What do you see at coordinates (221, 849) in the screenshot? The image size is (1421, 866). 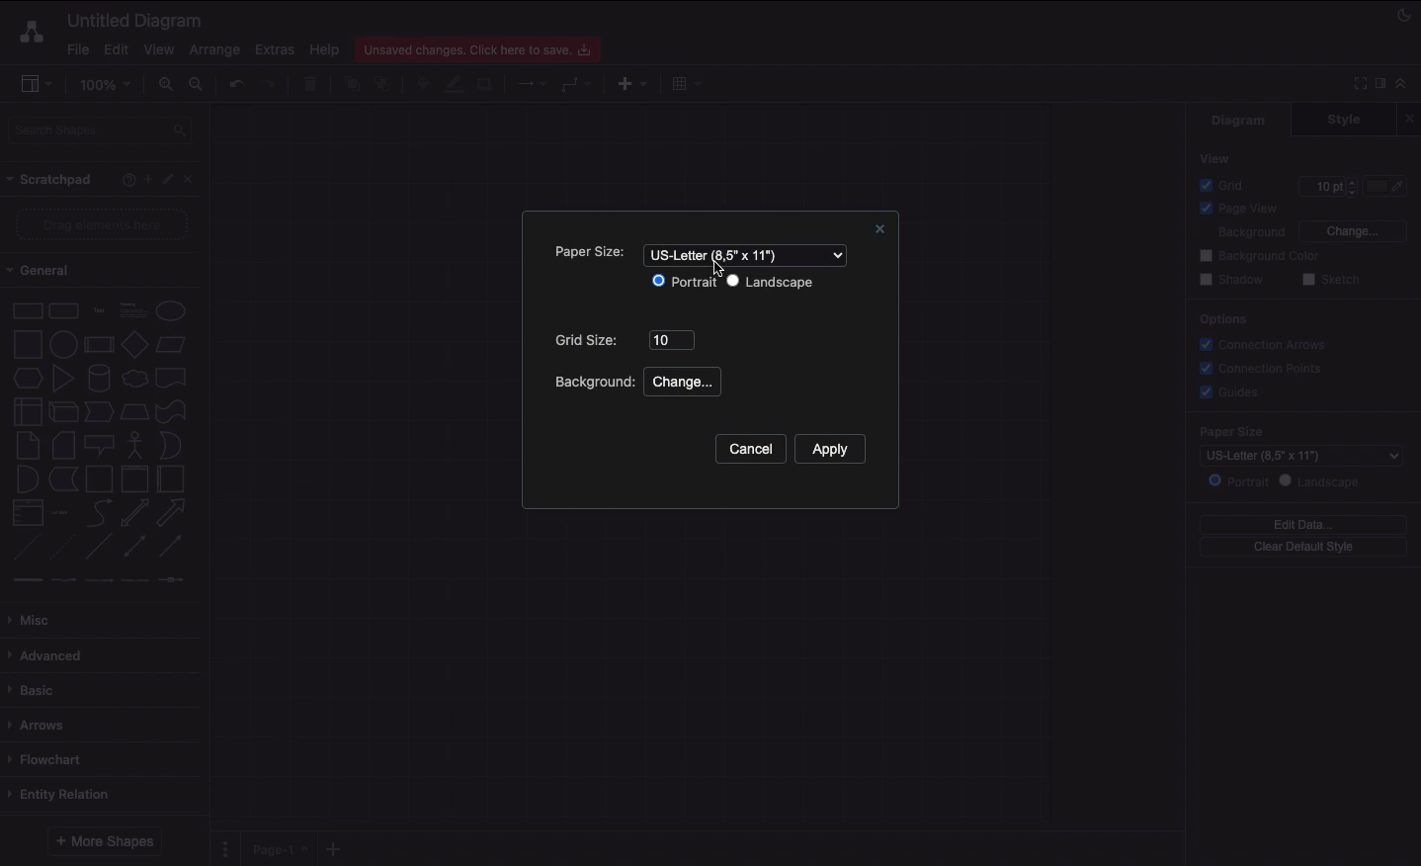 I see `Pages` at bounding box center [221, 849].